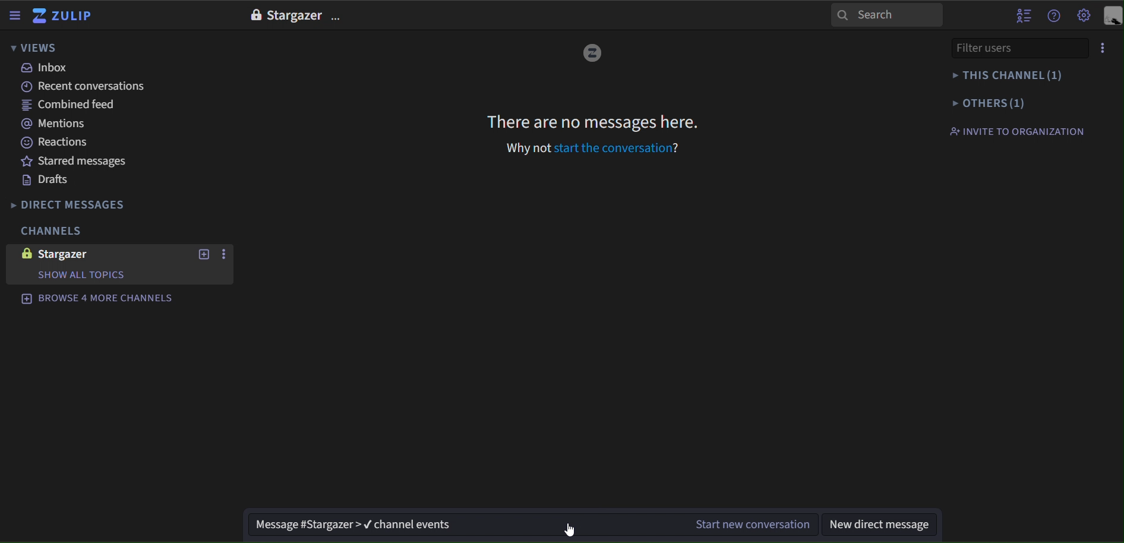 Image resolution: width=1124 pixels, height=543 pixels. Describe the element at coordinates (50, 232) in the screenshot. I see `channels` at that location.